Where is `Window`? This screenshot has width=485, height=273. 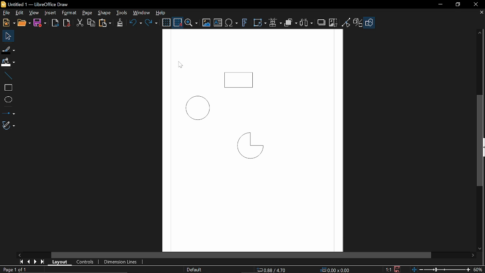 Window is located at coordinates (141, 13).